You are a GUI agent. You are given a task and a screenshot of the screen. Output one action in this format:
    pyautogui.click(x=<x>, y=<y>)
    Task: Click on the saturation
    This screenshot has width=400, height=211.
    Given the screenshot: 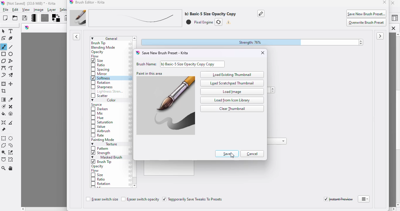 What is the action you would take?
    pyautogui.click(x=102, y=122)
    